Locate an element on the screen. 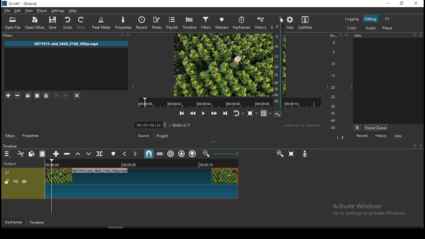  video volume control is located at coordinates (277, 69).